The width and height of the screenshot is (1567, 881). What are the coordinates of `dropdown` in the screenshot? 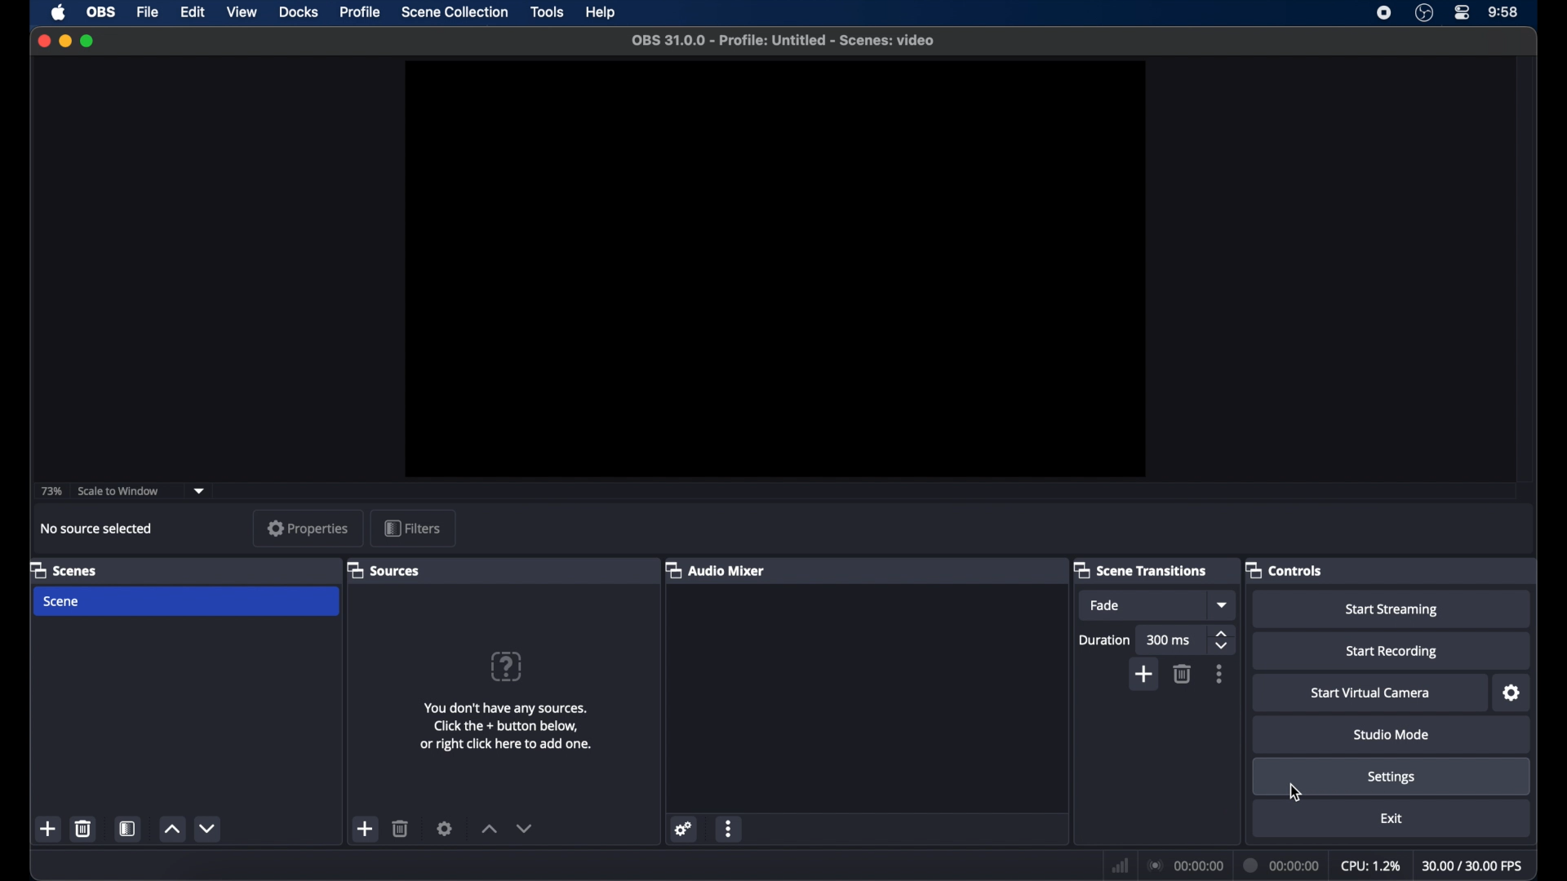 It's located at (1223, 604).